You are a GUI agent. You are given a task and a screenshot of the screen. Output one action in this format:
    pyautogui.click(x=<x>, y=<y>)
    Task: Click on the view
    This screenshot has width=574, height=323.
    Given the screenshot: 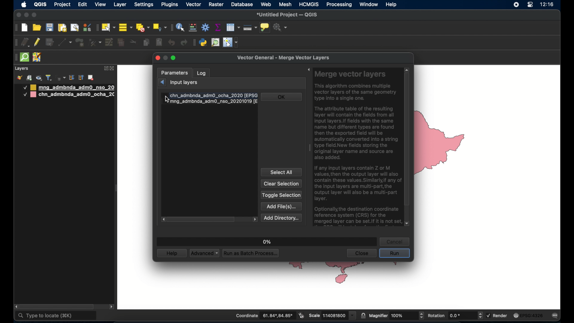 What is the action you would take?
    pyautogui.click(x=100, y=5)
    